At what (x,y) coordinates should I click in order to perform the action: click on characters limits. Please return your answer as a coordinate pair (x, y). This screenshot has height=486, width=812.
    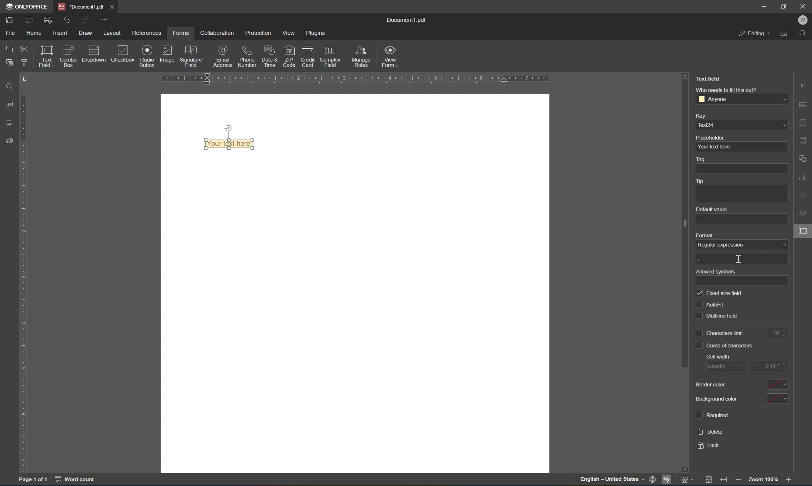
    Looking at the image, I should click on (721, 333).